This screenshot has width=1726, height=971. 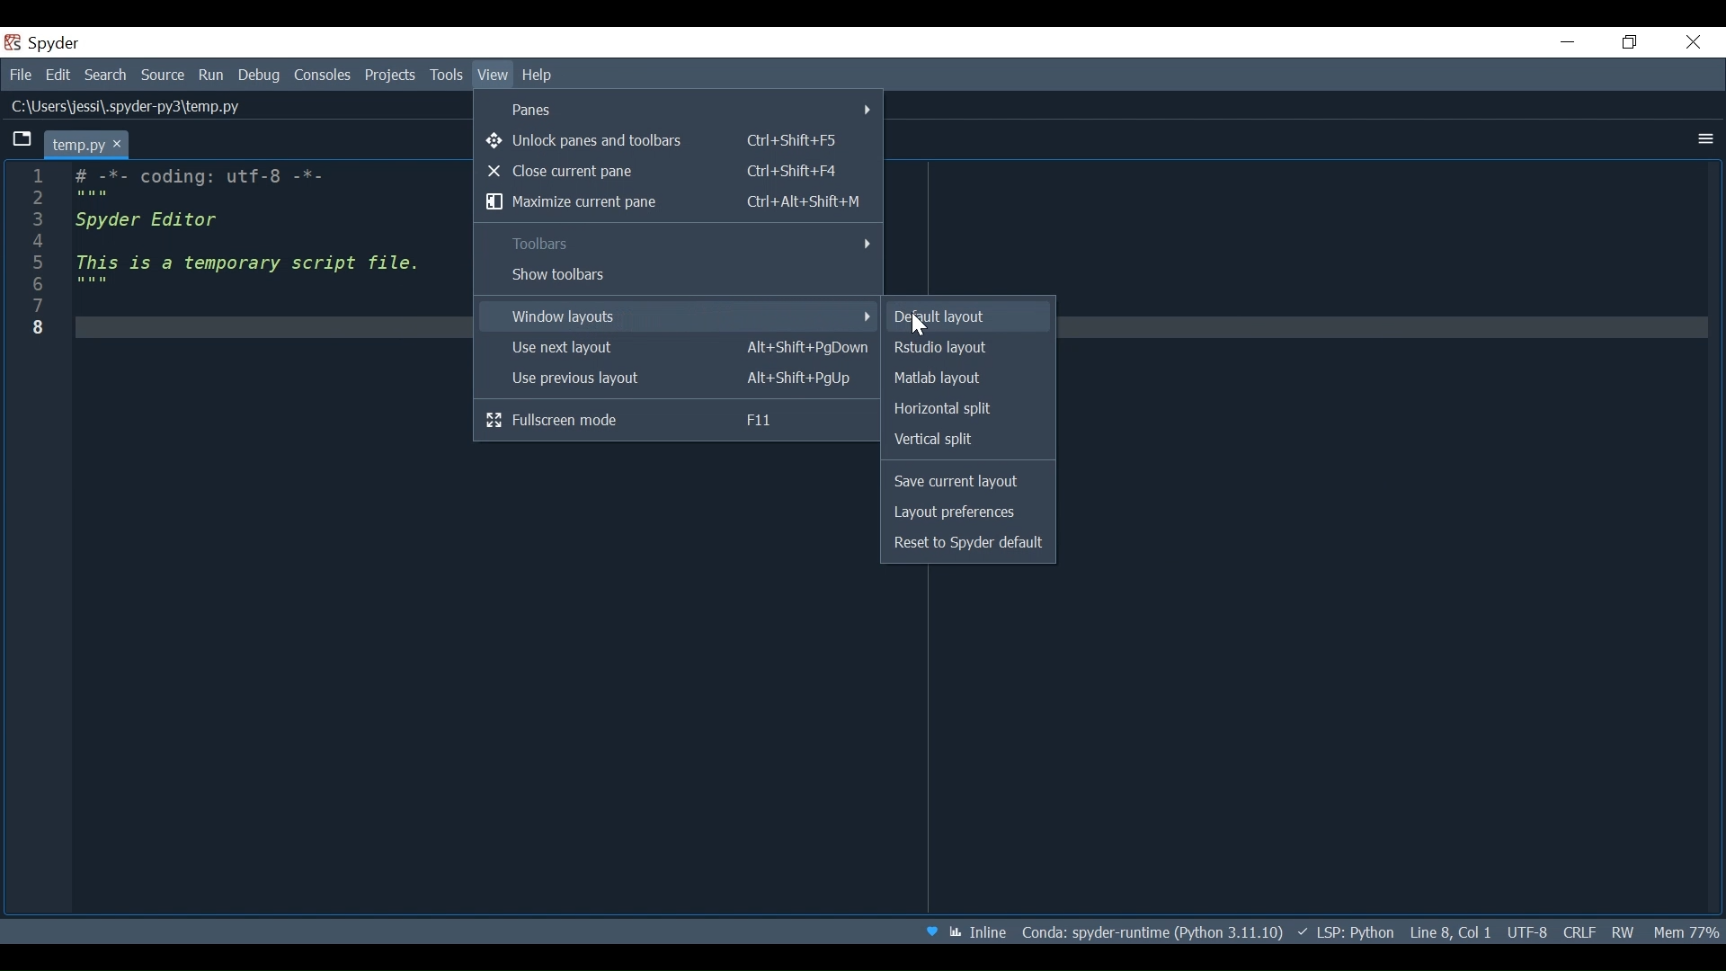 What do you see at coordinates (1151, 931) in the screenshot?
I see `Conda Environment Indicator` at bounding box center [1151, 931].